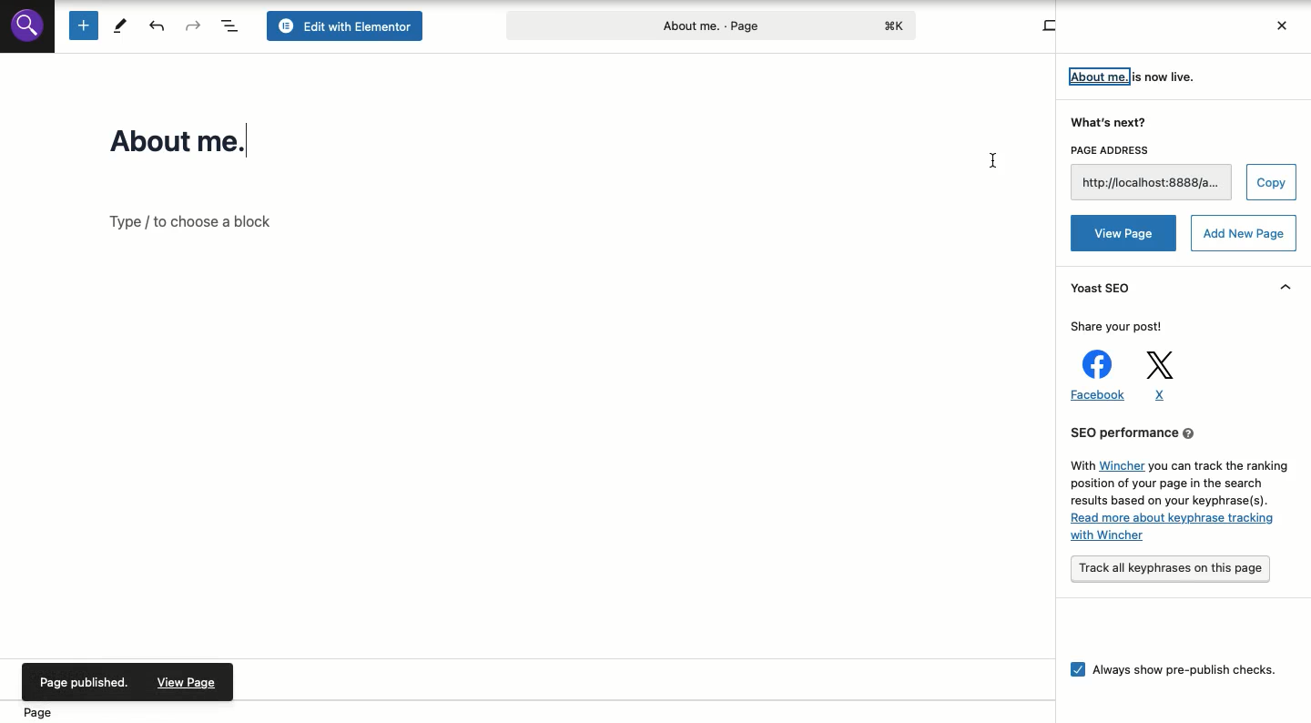 The height and width of the screenshot is (723, 1311). I want to click on Close, so click(1280, 25).